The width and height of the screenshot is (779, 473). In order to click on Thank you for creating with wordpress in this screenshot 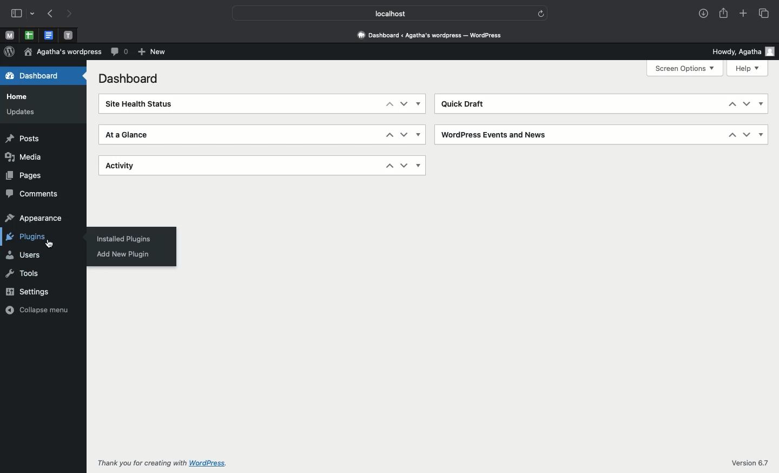, I will do `click(159, 464)`.